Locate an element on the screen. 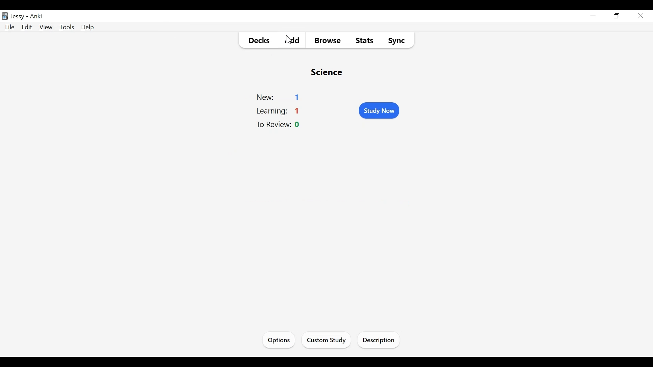  minimize is located at coordinates (593, 16).